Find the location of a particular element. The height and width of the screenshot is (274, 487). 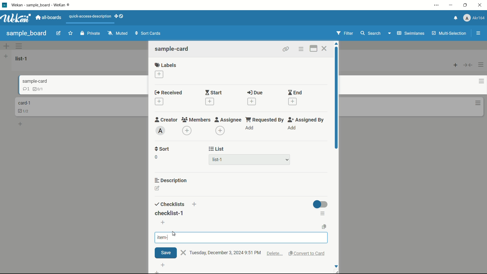

comment is located at coordinates (23, 89).